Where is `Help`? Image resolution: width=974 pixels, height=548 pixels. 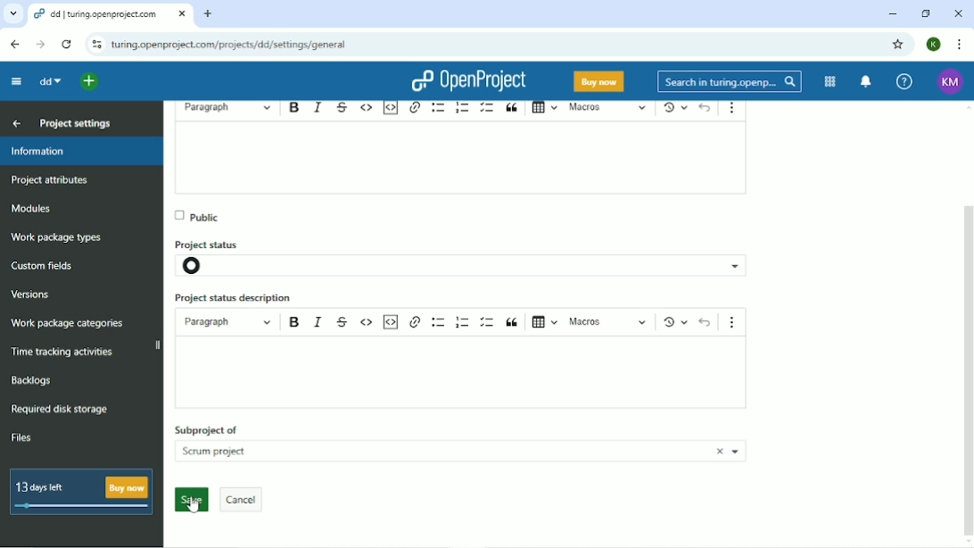 Help is located at coordinates (904, 81).